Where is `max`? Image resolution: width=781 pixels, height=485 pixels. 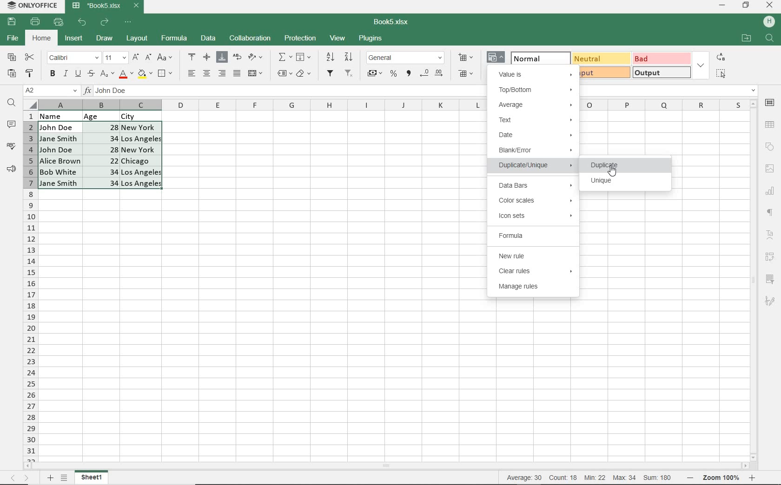
max is located at coordinates (624, 478).